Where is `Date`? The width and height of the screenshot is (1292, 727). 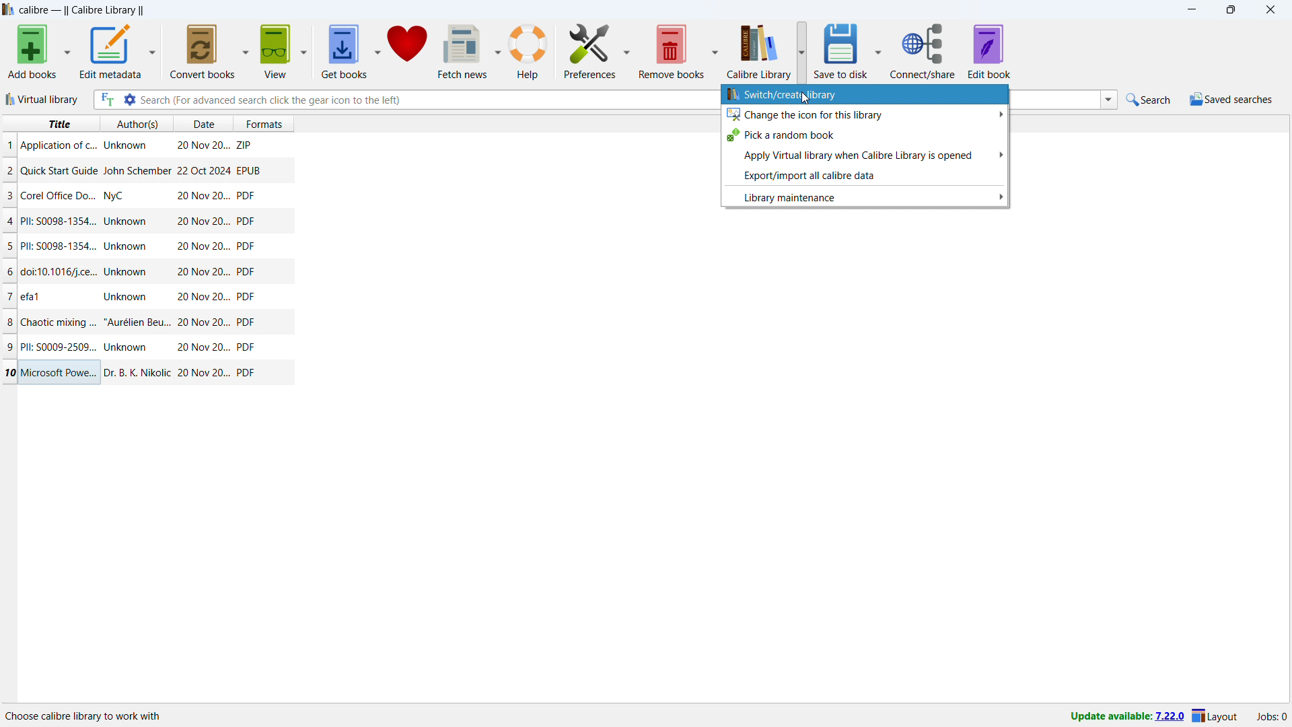
Date is located at coordinates (203, 221).